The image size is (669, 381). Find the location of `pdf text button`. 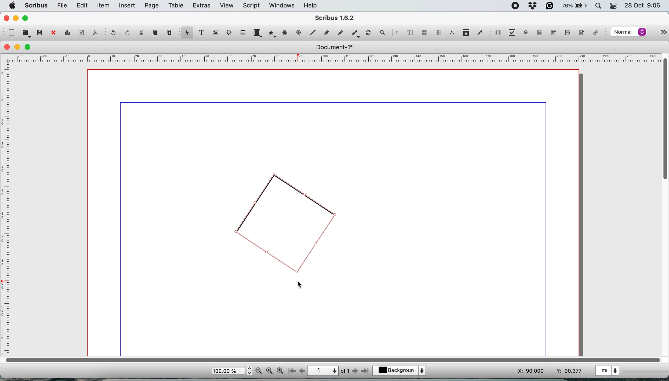

pdf text button is located at coordinates (541, 33).